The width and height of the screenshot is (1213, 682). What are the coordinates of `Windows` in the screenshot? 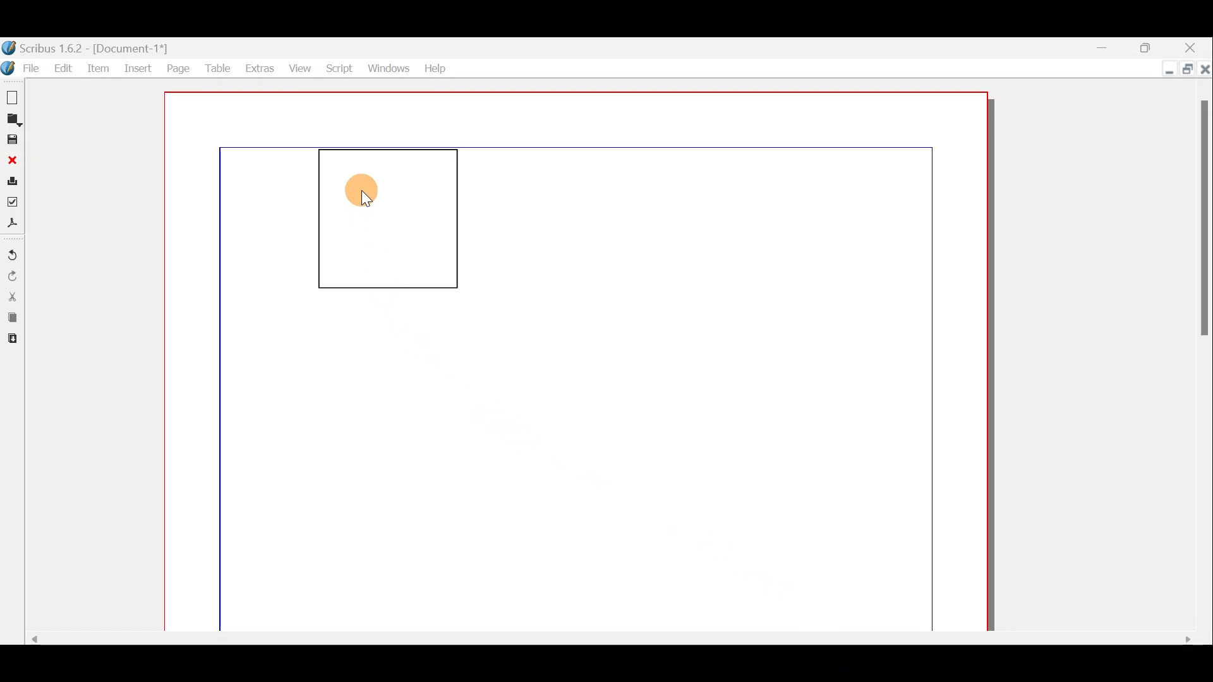 It's located at (389, 67).